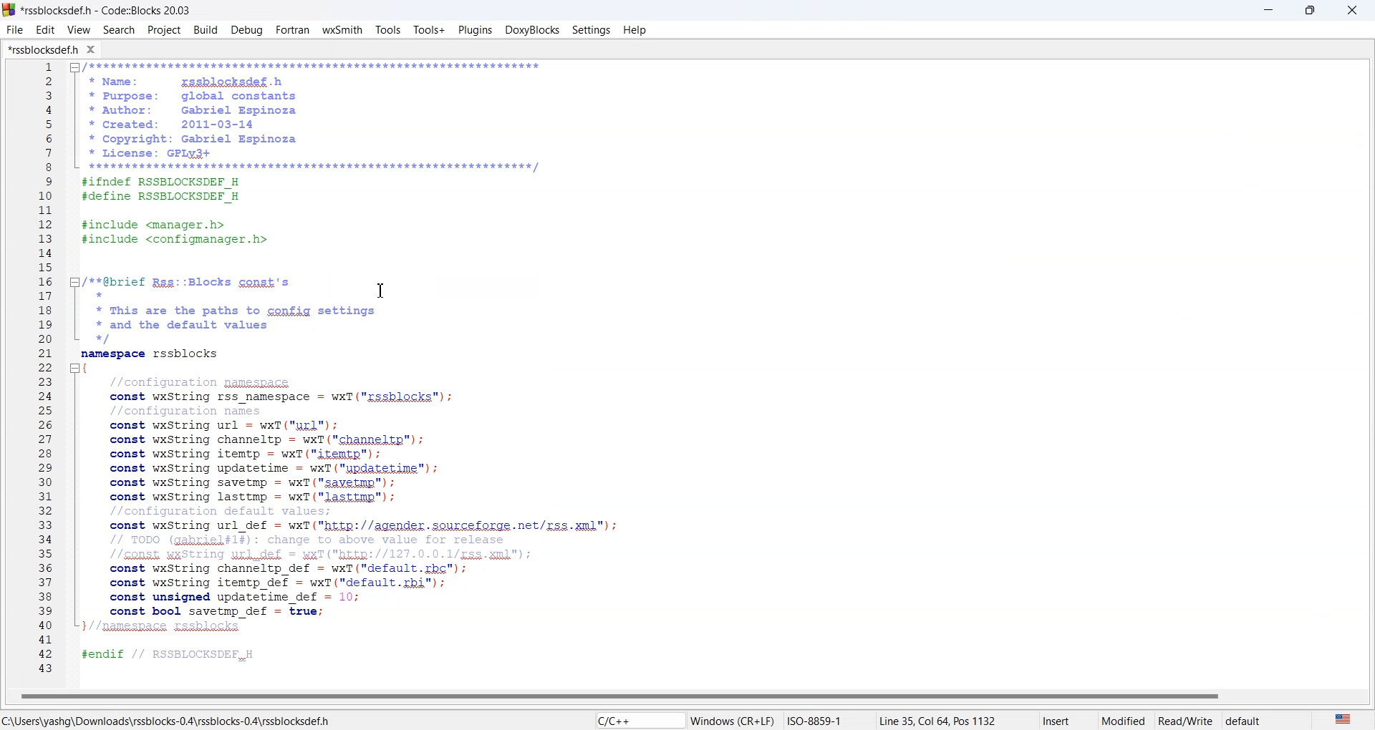 The width and height of the screenshot is (1375, 730). I want to click on insert, so click(1068, 719).